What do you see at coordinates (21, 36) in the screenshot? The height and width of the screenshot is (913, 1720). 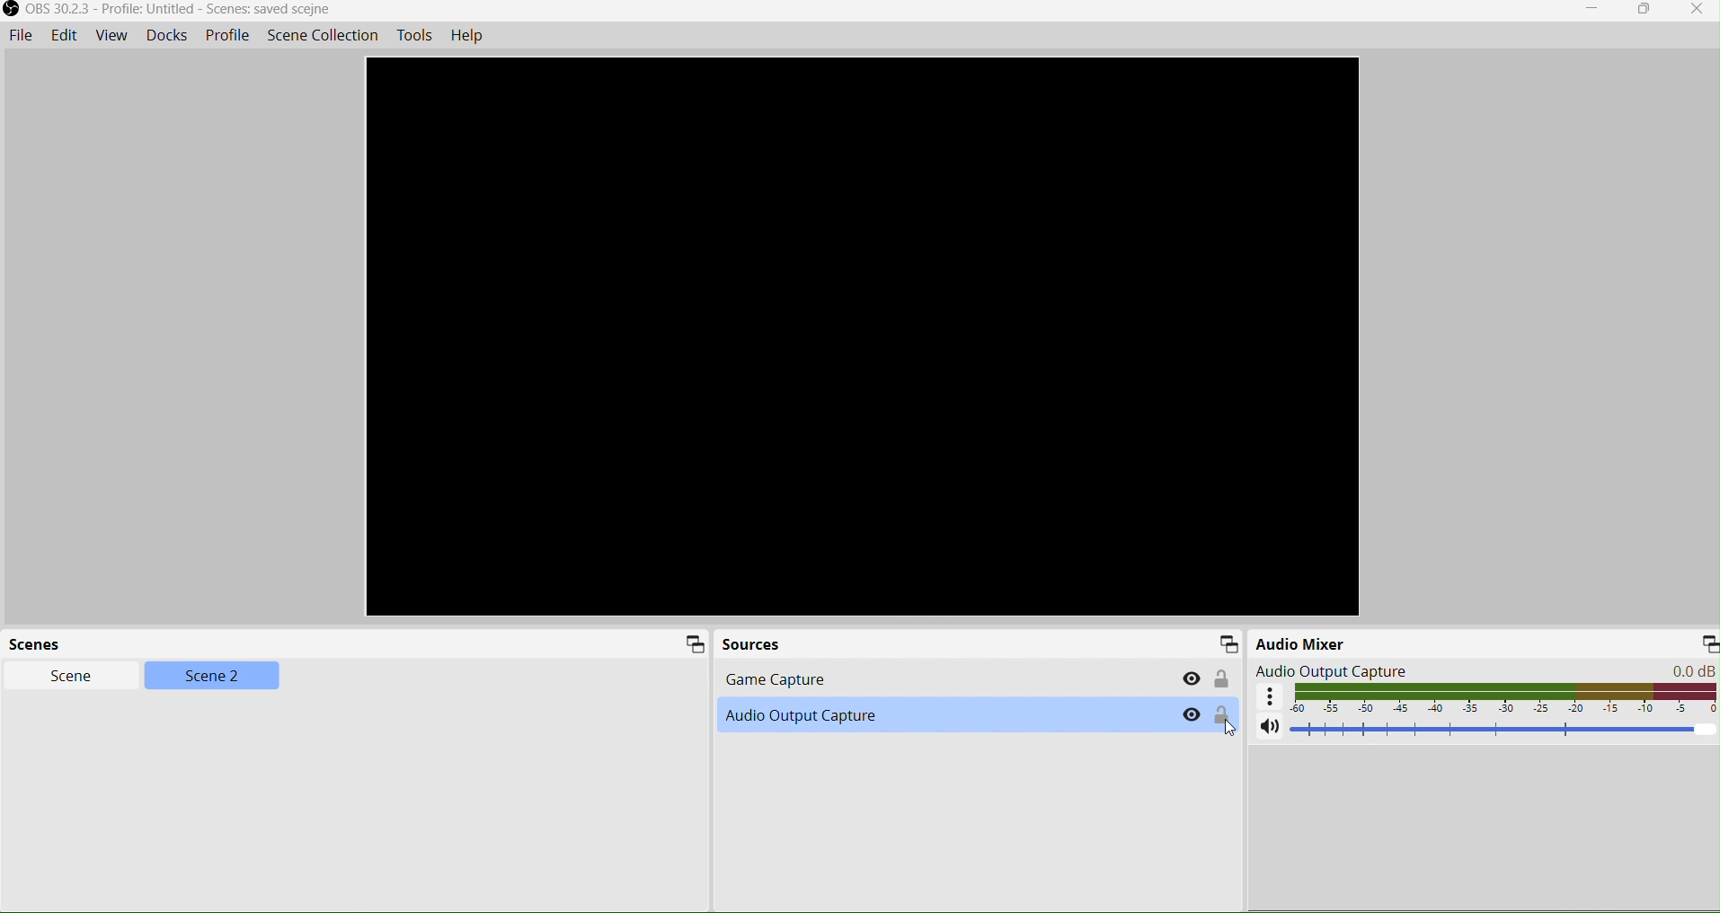 I see `File` at bounding box center [21, 36].